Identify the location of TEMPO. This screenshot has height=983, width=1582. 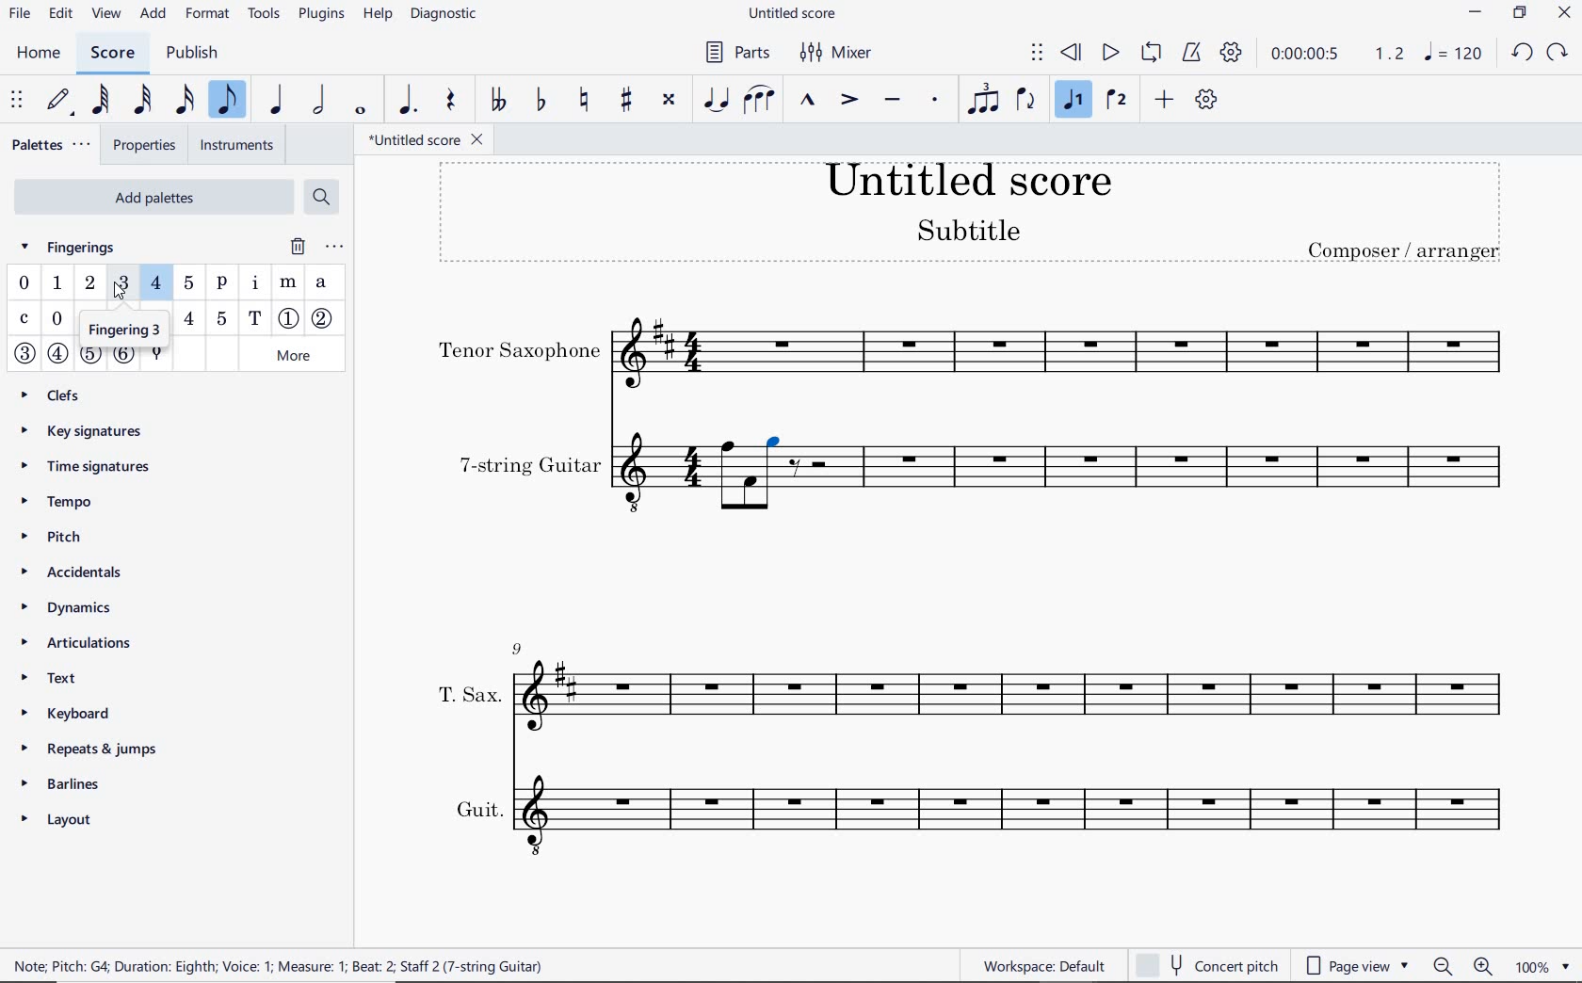
(63, 503).